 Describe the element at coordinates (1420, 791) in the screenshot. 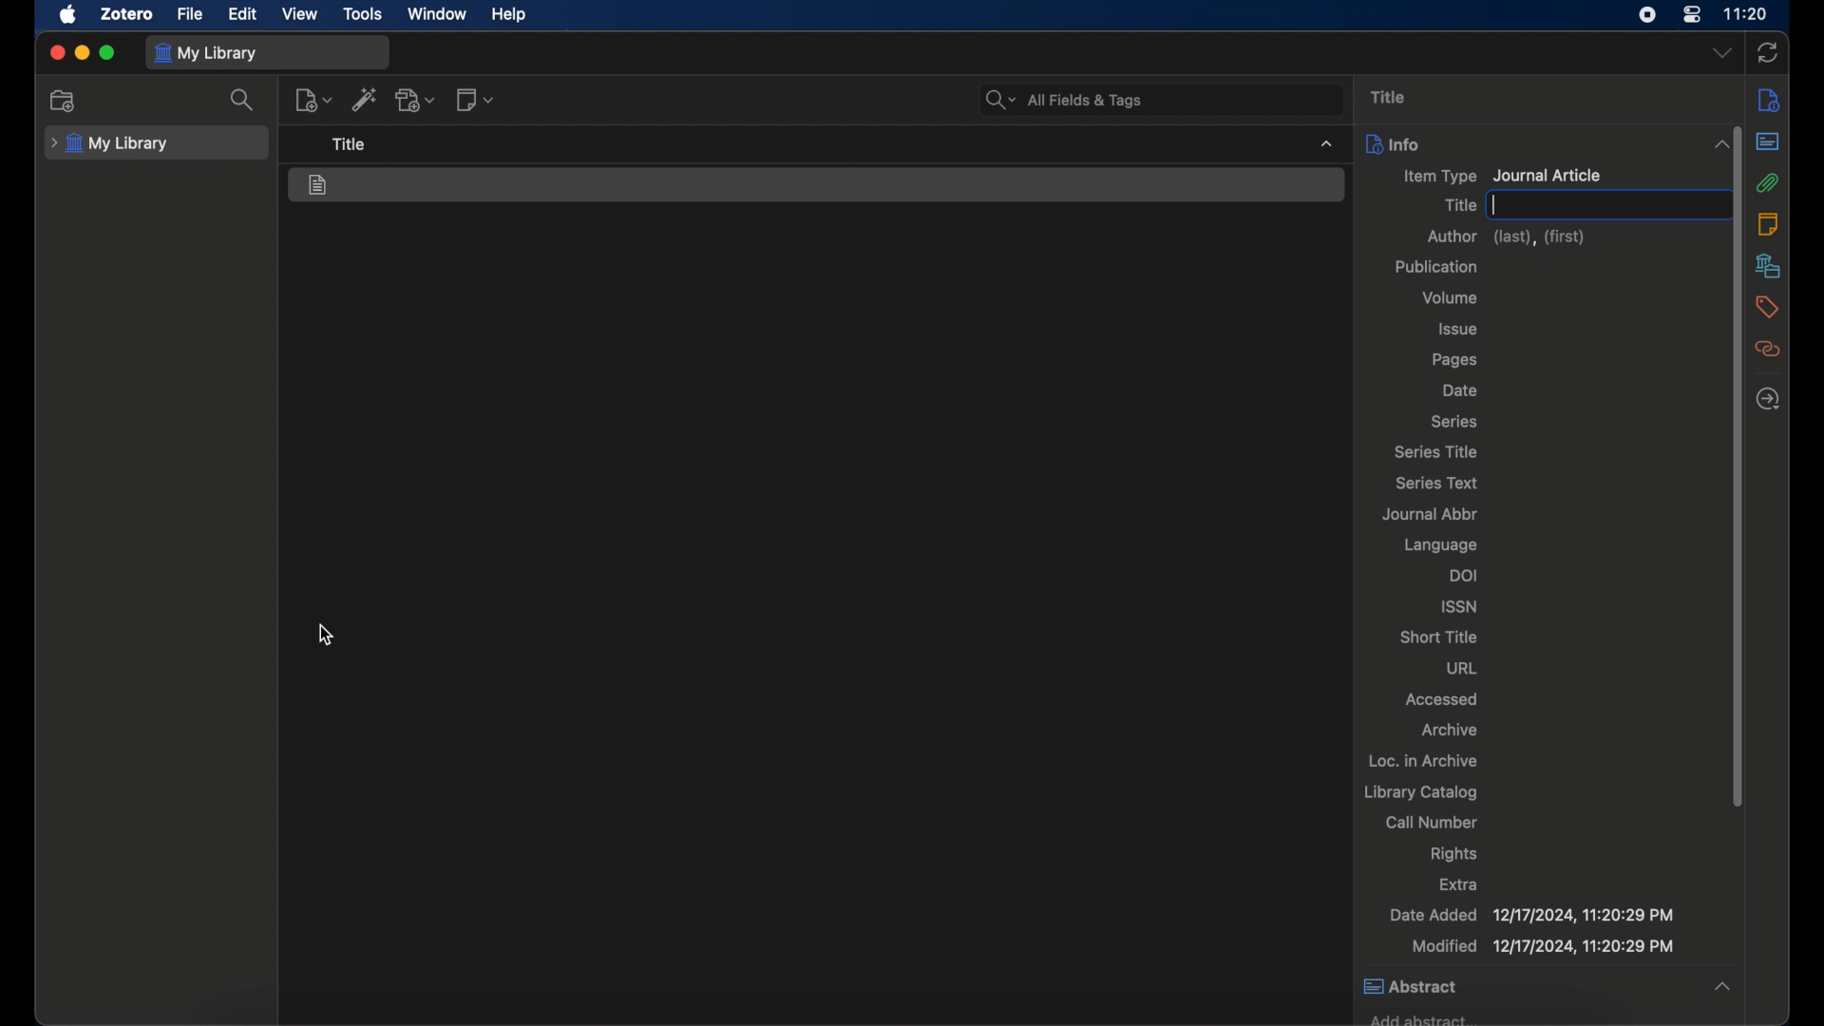

I see `library catalog` at that location.